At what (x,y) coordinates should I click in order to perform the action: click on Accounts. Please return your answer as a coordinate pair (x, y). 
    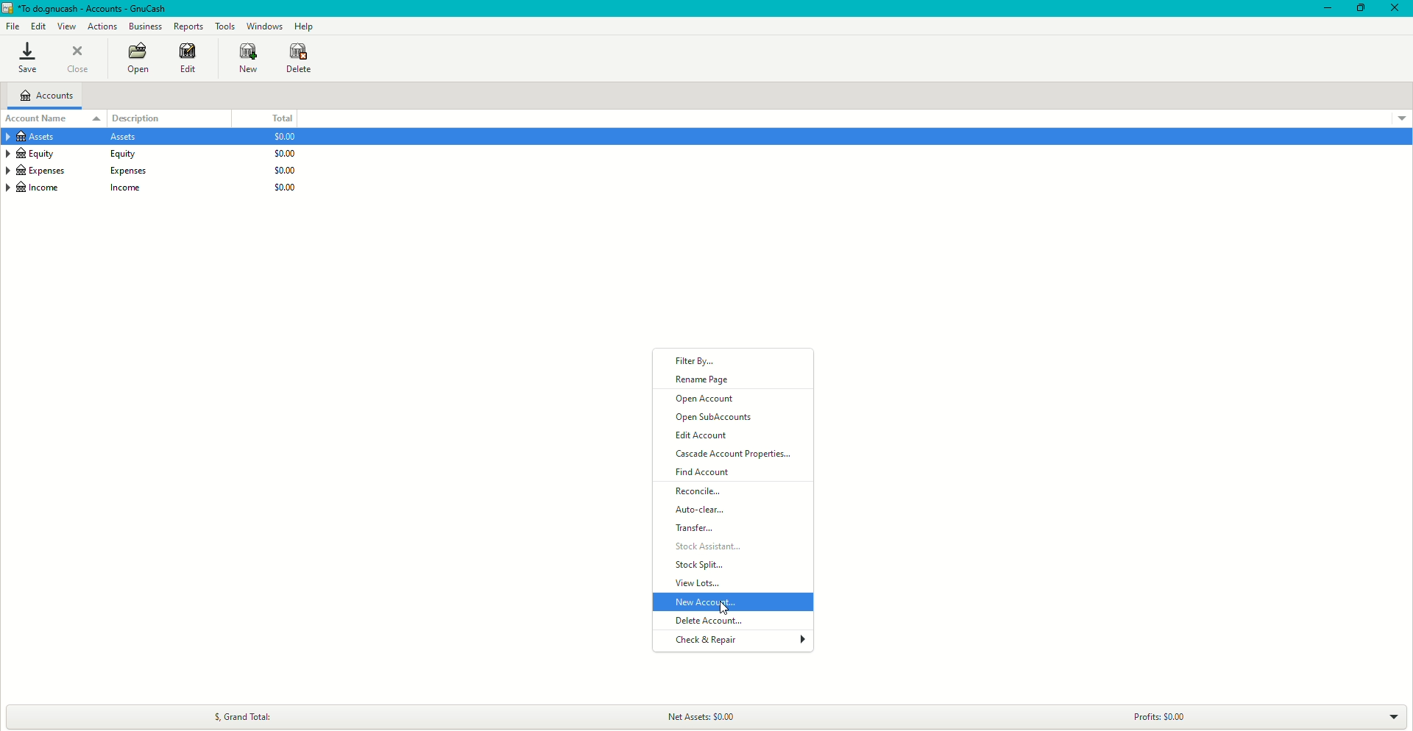
    Looking at the image, I should click on (50, 97).